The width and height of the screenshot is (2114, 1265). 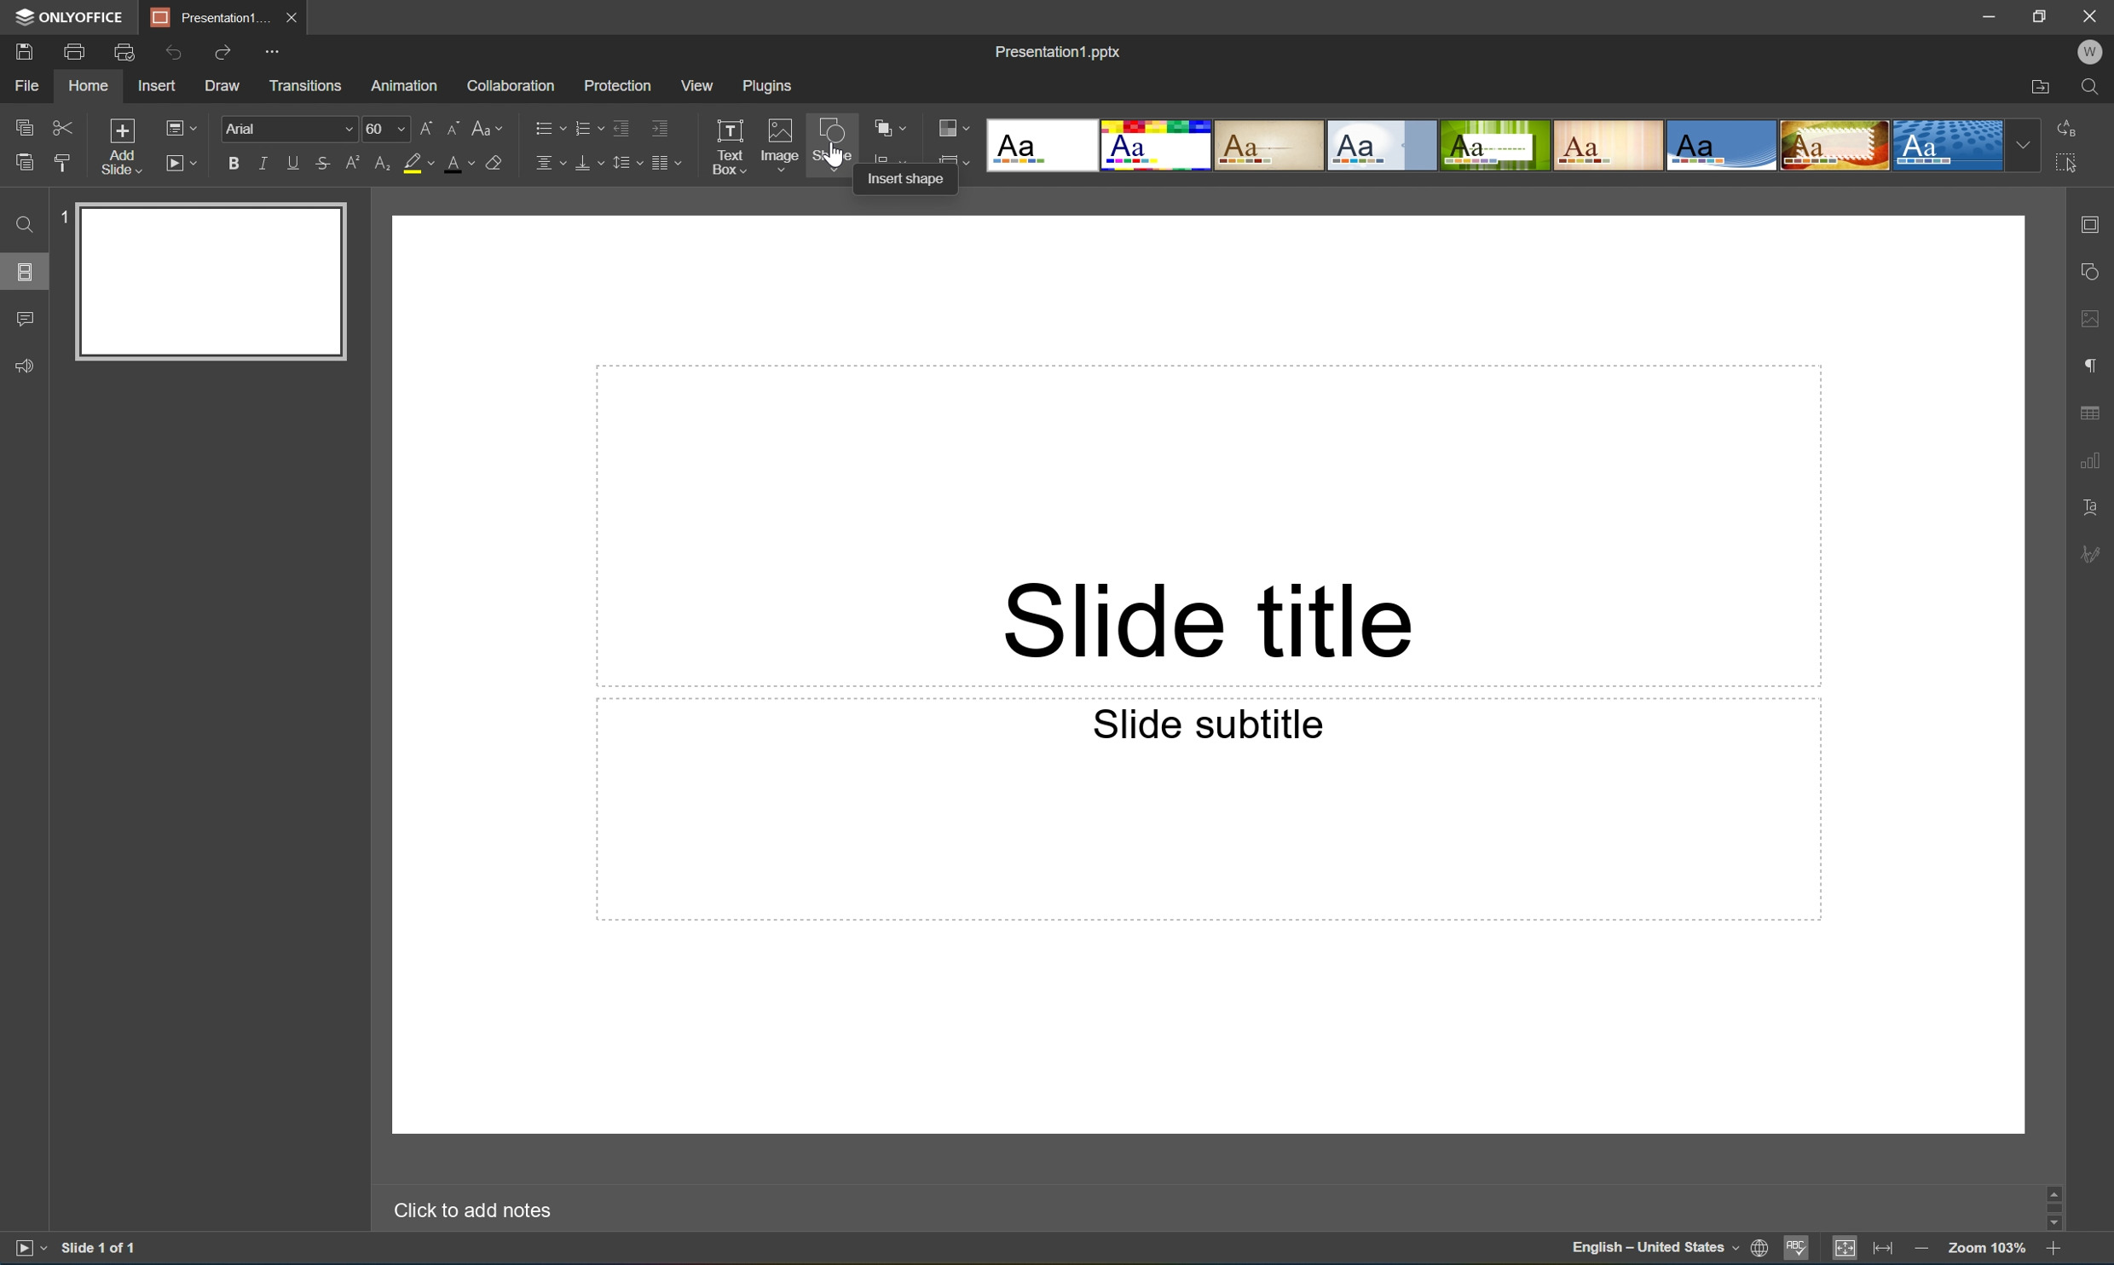 I want to click on Click to add notes, so click(x=466, y=1210).